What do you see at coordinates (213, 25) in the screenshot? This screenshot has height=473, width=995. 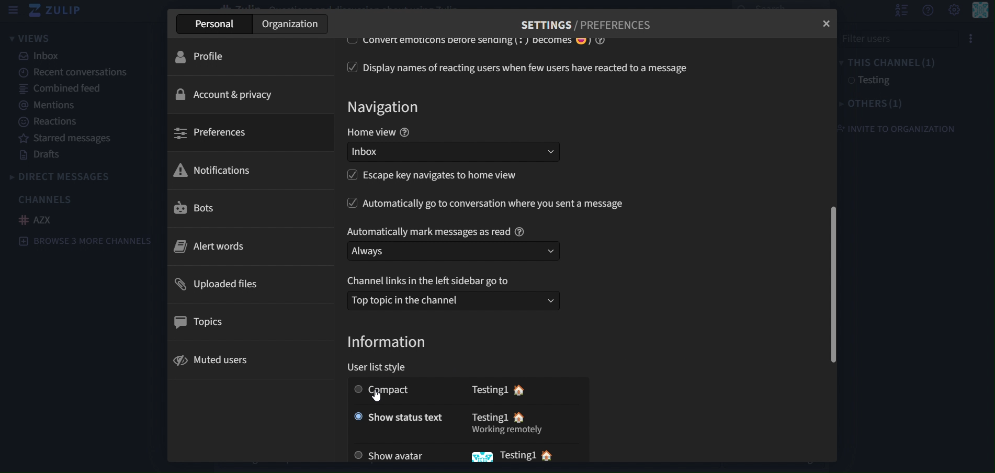 I see `personal` at bounding box center [213, 25].